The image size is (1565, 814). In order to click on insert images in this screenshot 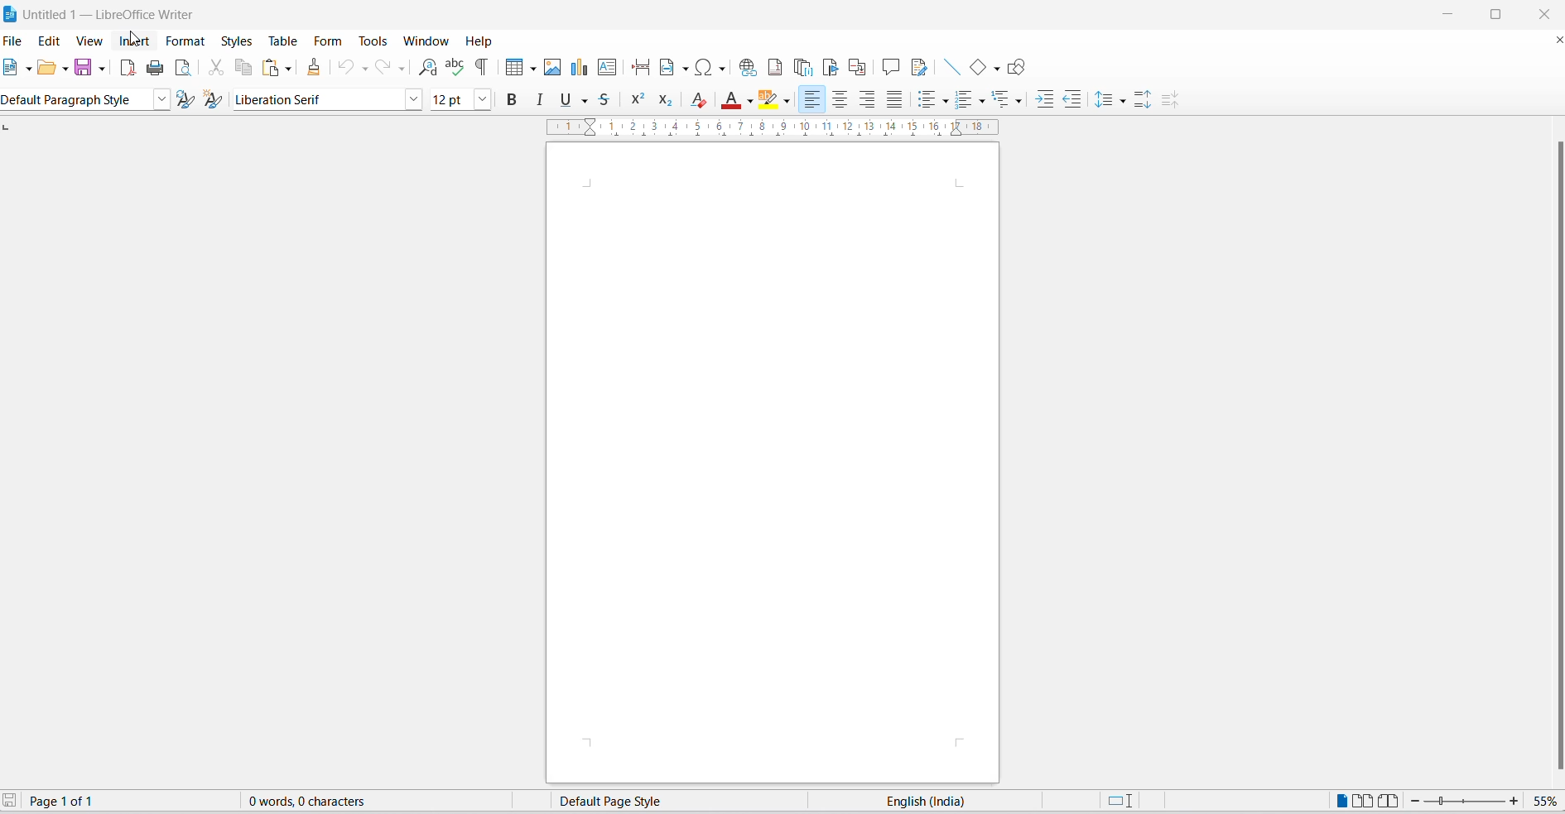, I will do `click(553, 68)`.